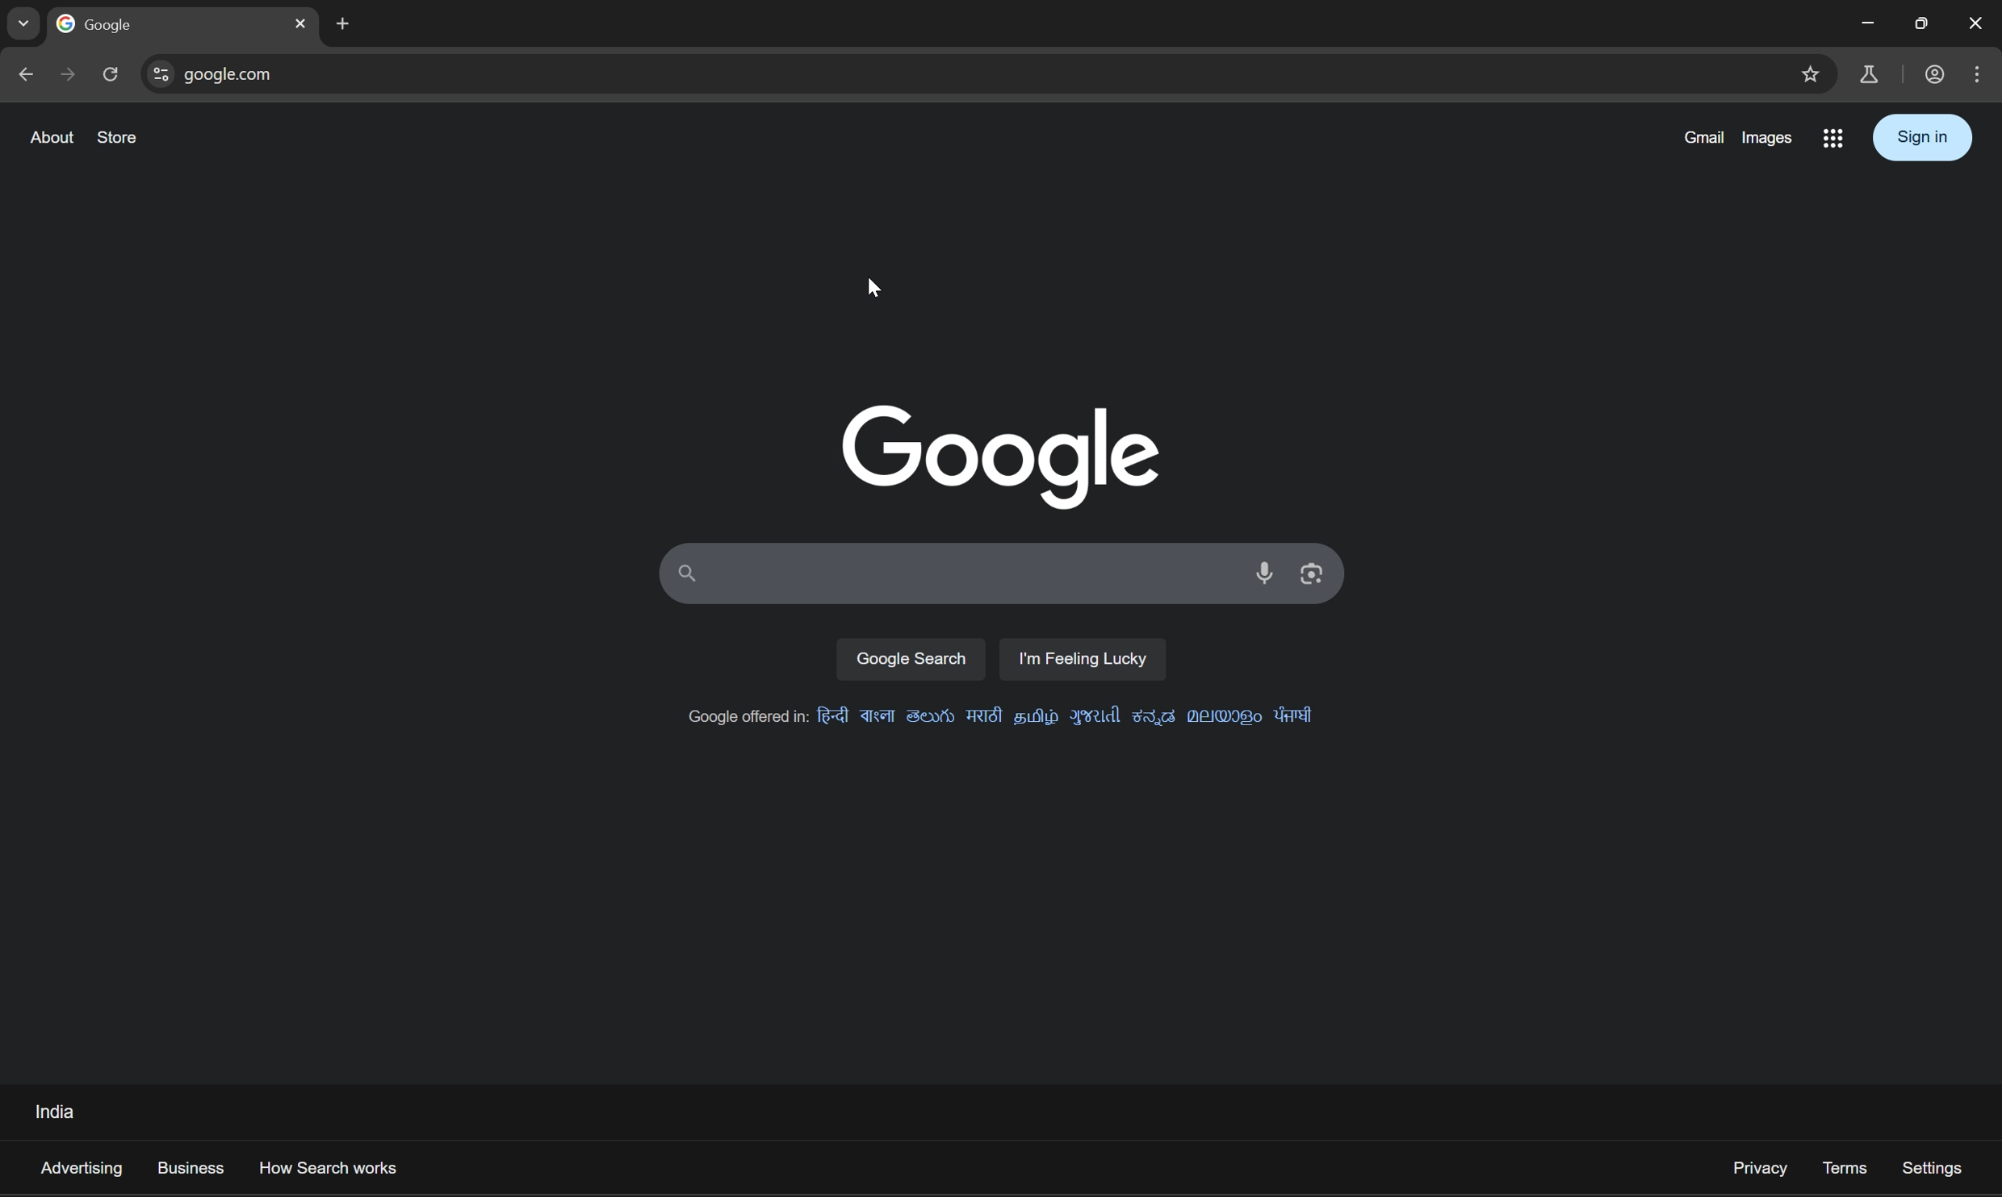 The width and height of the screenshot is (2002, 1197). Describe the element at coordinates (998, 718) in the screenshot. I see `Google offered in:` at that location.